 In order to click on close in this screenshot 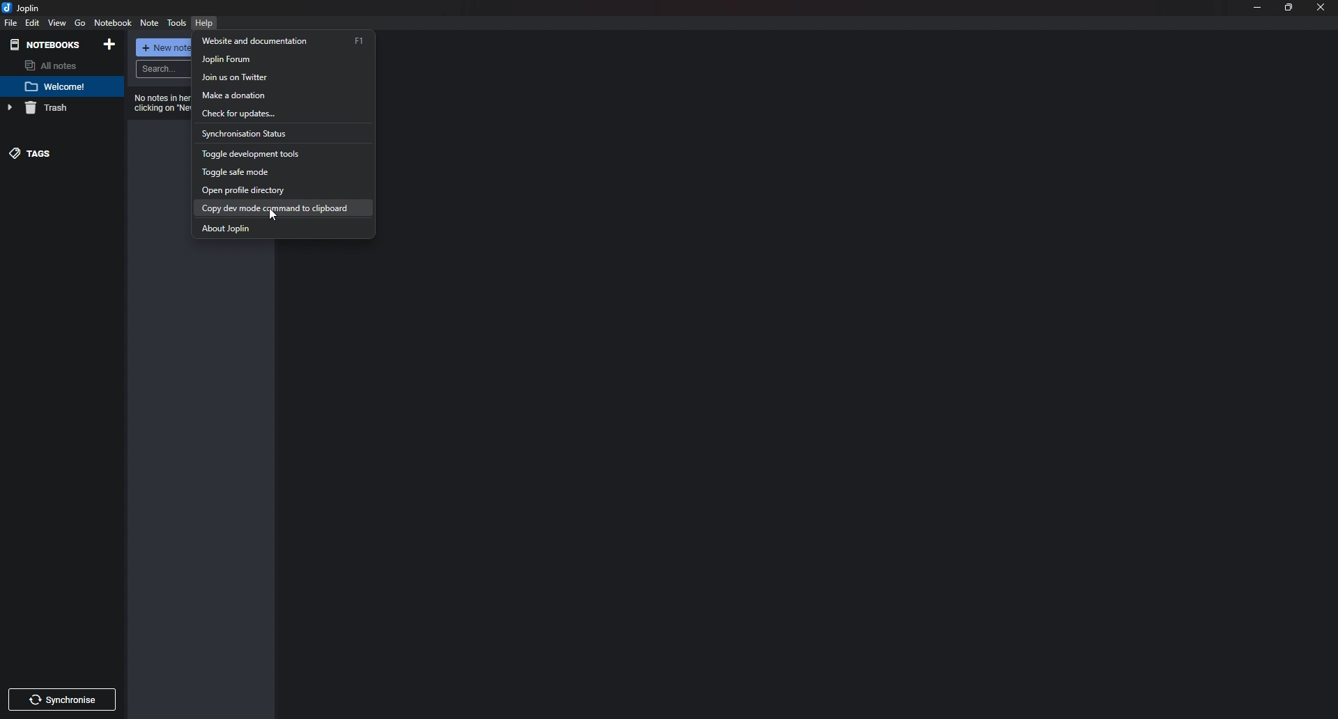, I will do `click(1322, 8)`.